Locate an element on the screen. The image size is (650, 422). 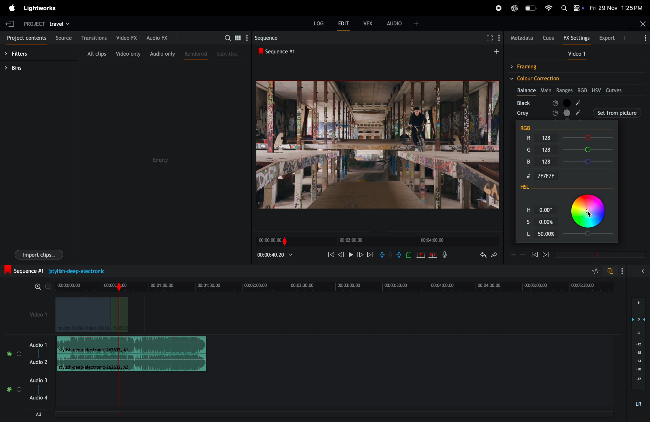
toggle is located at coordinates (8, 354).